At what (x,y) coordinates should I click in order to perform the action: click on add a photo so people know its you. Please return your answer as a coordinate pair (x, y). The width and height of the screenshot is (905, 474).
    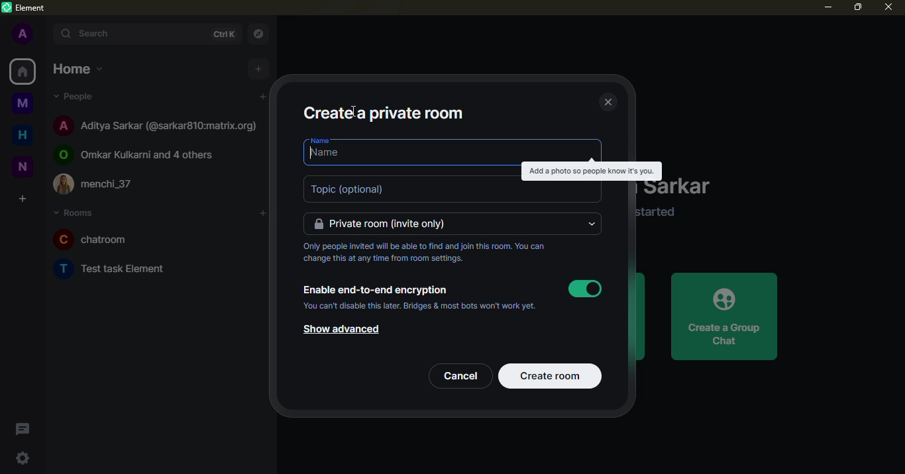
    Looking at the image, I should click on (591, 171).